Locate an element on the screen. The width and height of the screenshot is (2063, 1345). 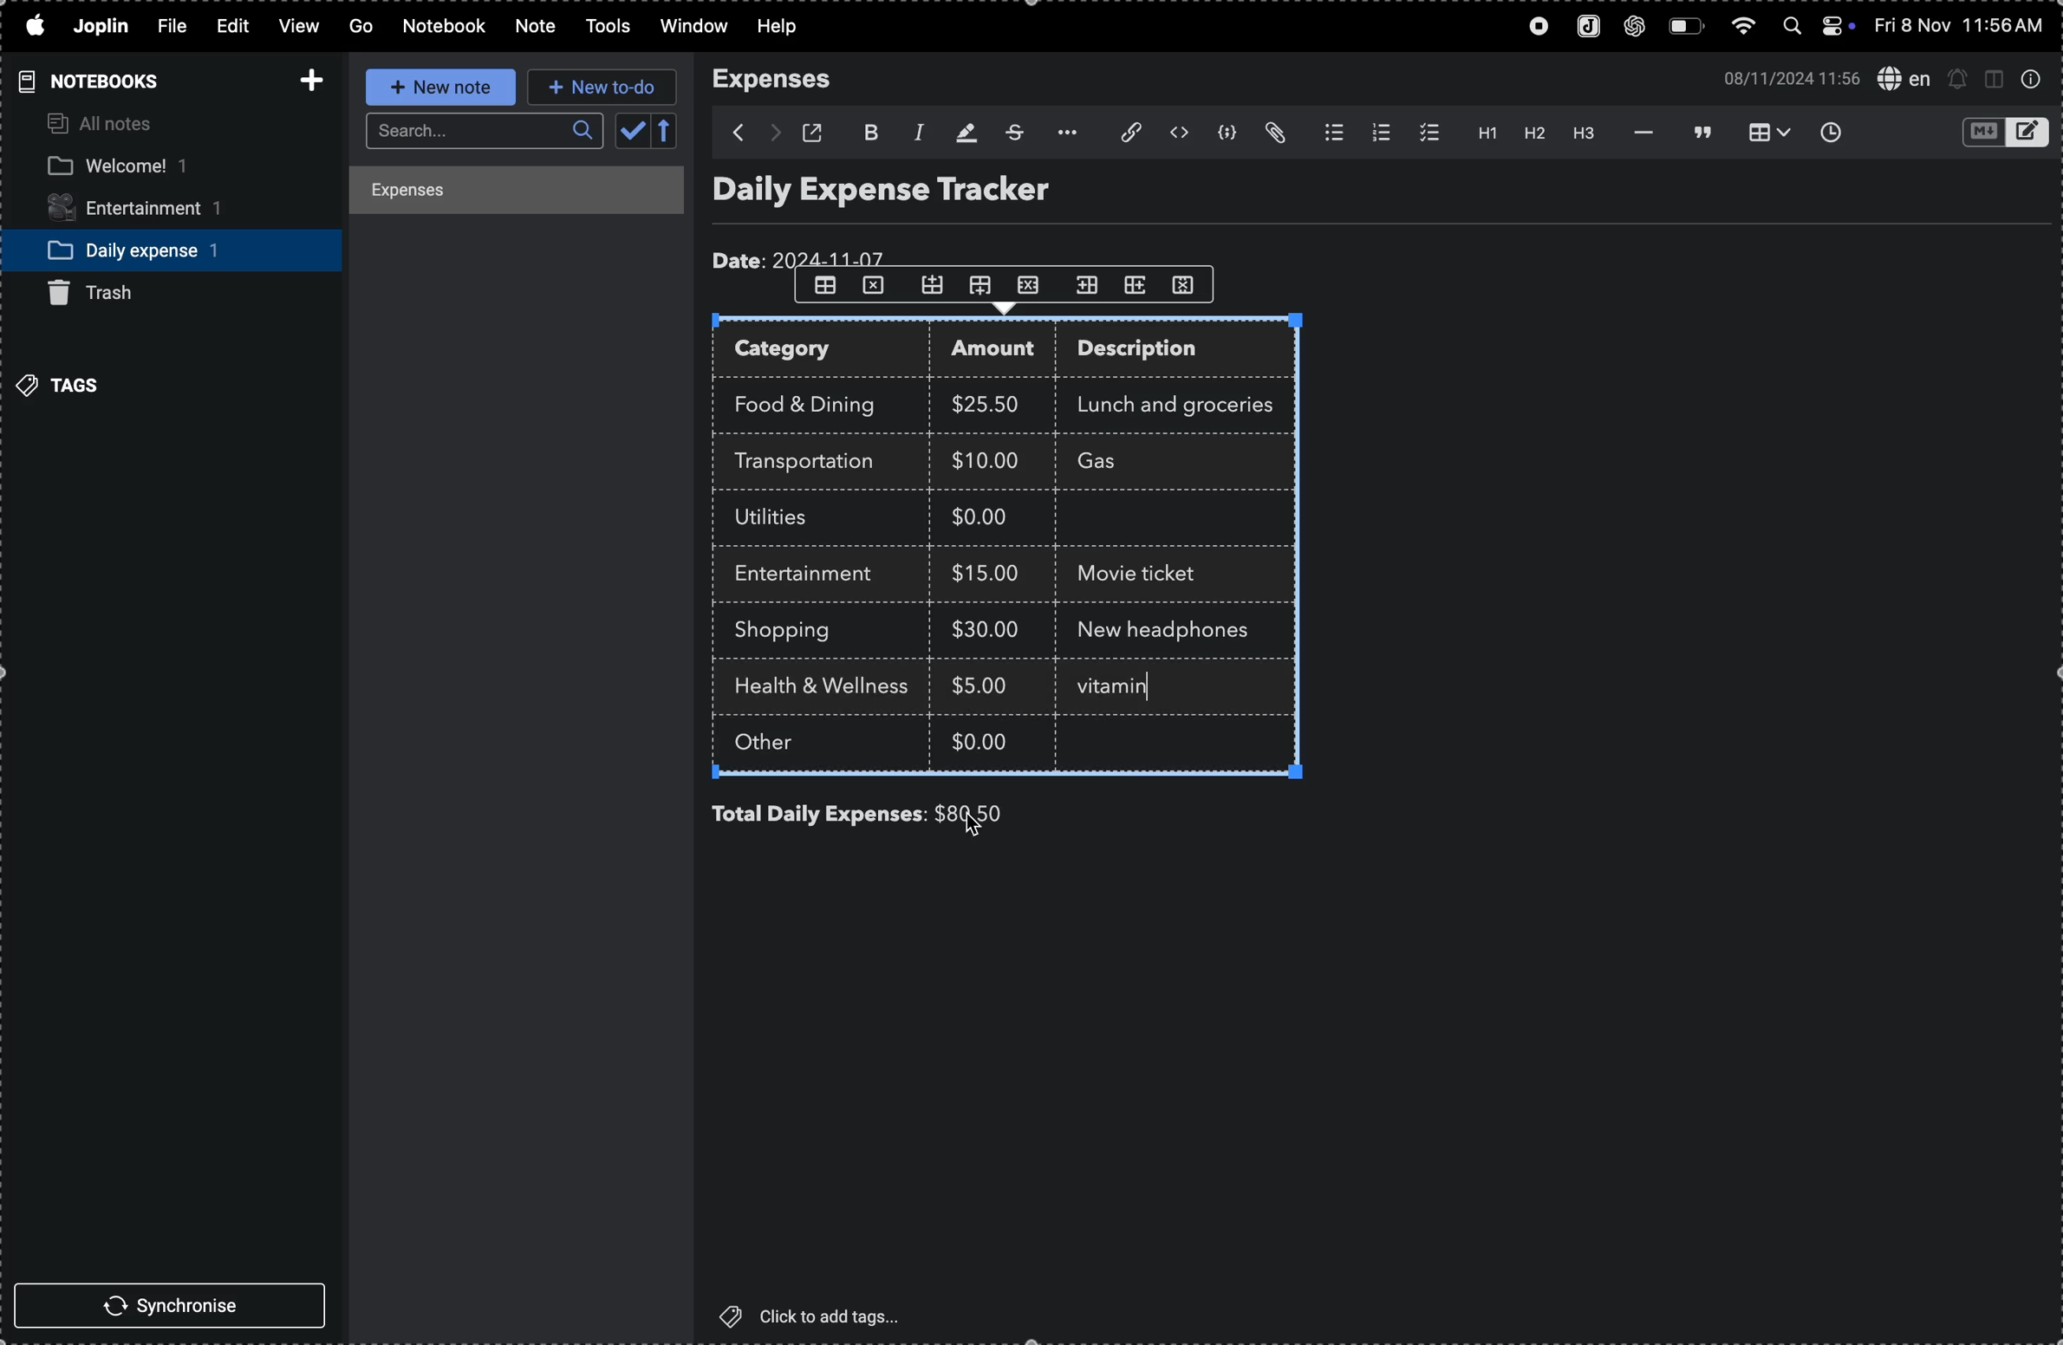
 is located at coordinates (934, 283).